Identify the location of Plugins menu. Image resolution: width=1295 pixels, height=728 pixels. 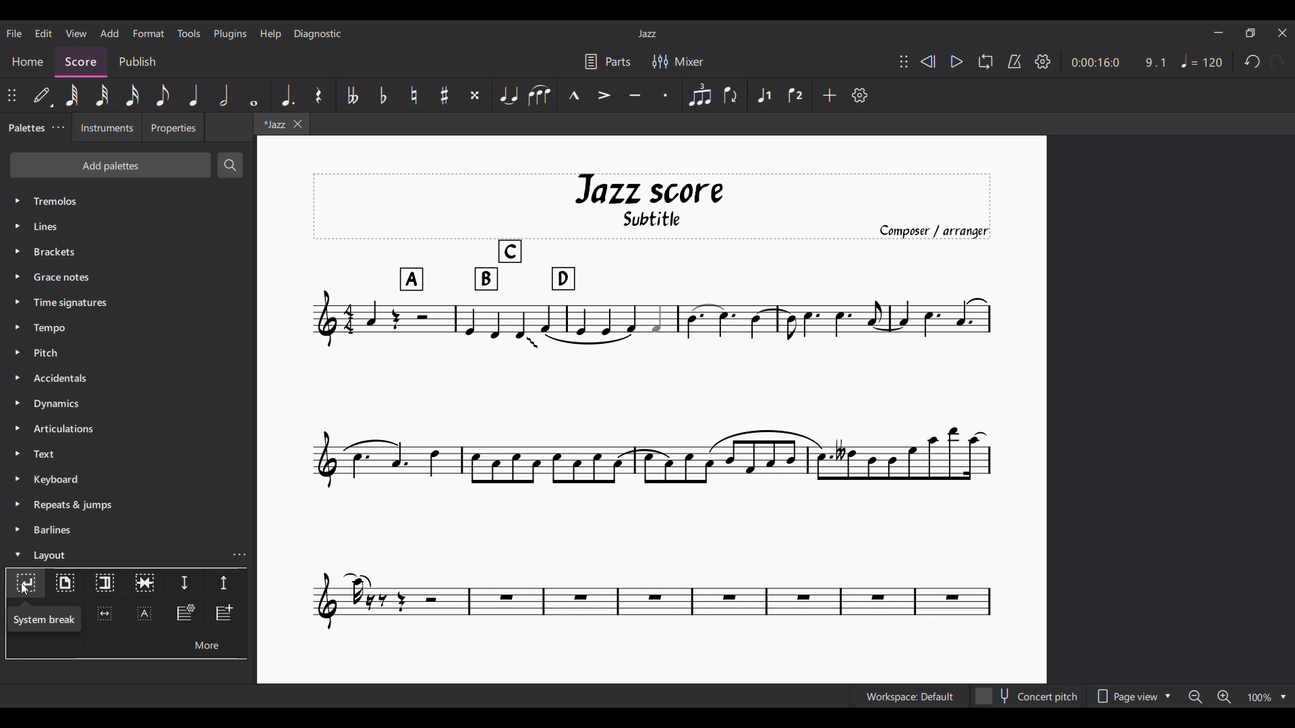
(230, 34).